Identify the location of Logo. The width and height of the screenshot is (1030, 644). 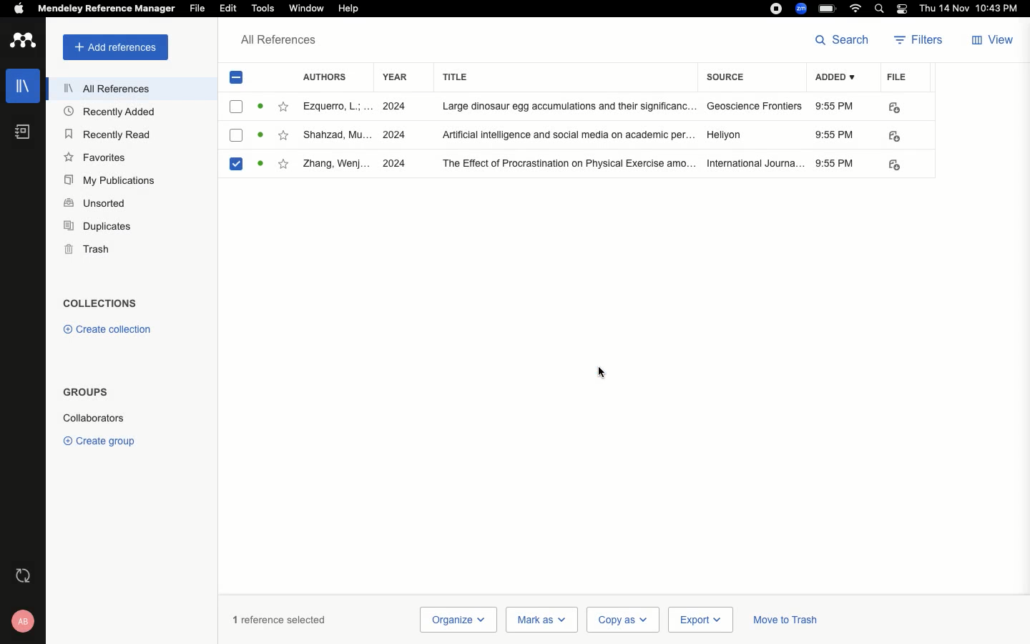
(23, 42).